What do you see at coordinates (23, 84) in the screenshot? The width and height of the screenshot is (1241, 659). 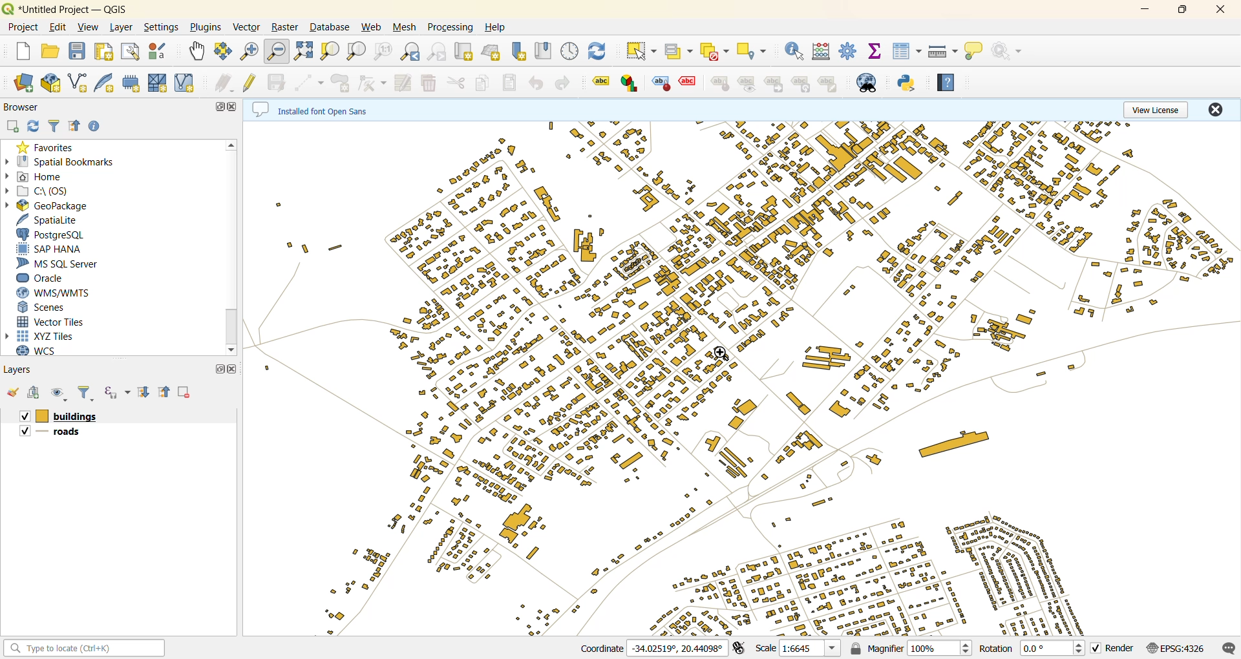 I see `open data source manager` at bounding box center [23, 84].